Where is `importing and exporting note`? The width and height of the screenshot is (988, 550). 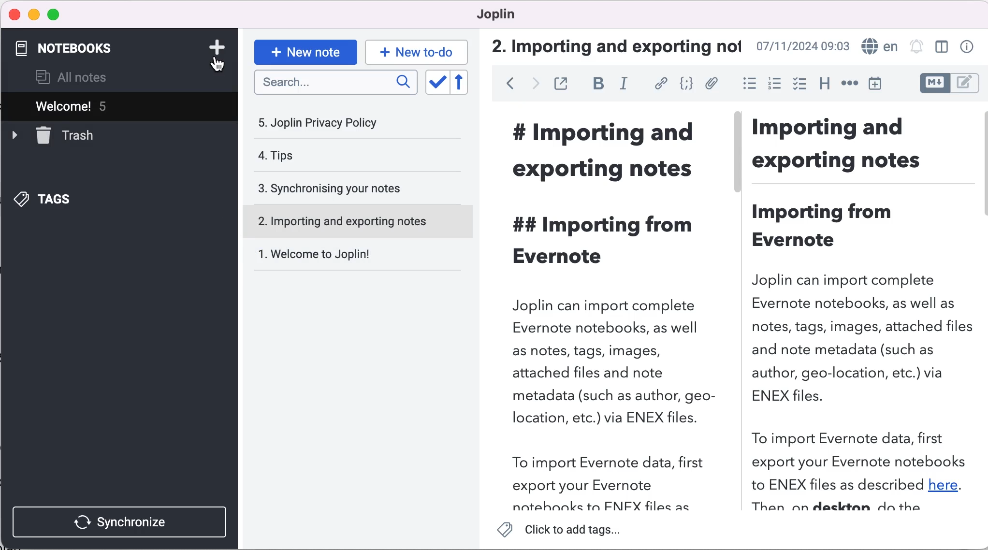 importing and exporting note is located at coordinates (608, 45).